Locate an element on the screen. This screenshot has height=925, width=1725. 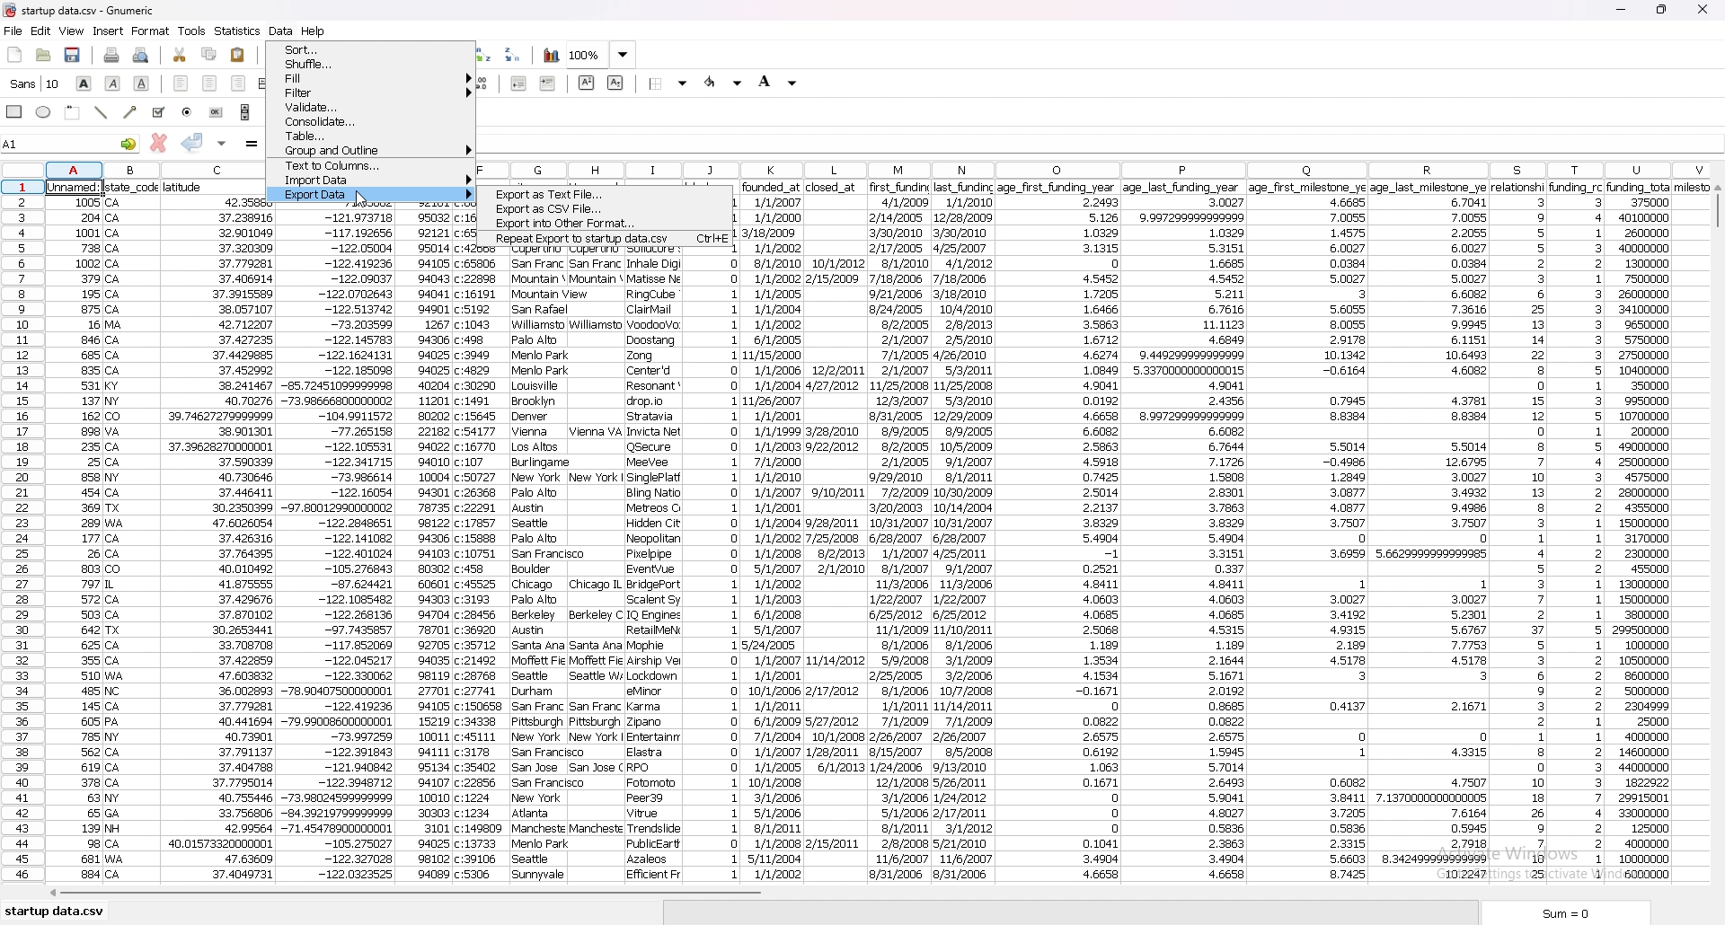
new is located at coordinates (15, 56).